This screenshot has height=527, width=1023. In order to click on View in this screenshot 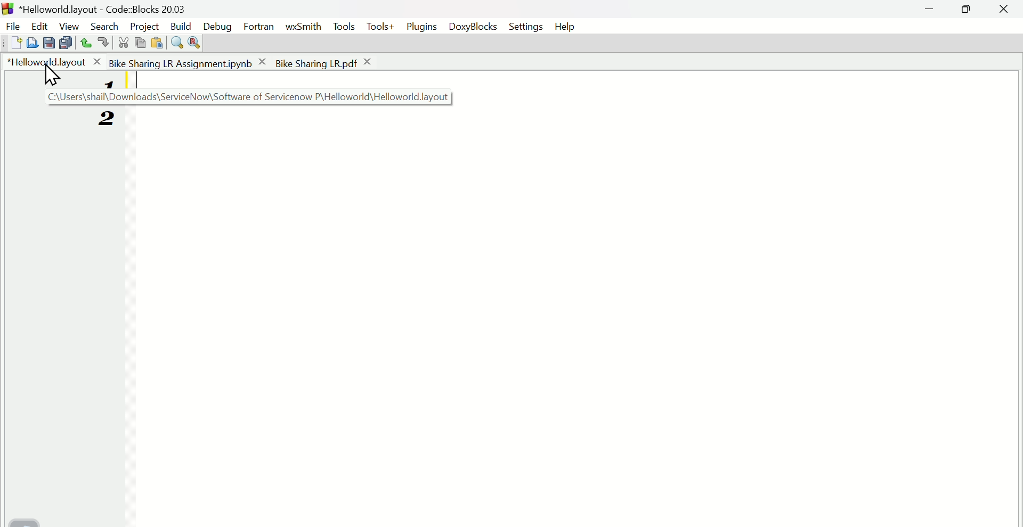, I will do `click(66, 24)`.